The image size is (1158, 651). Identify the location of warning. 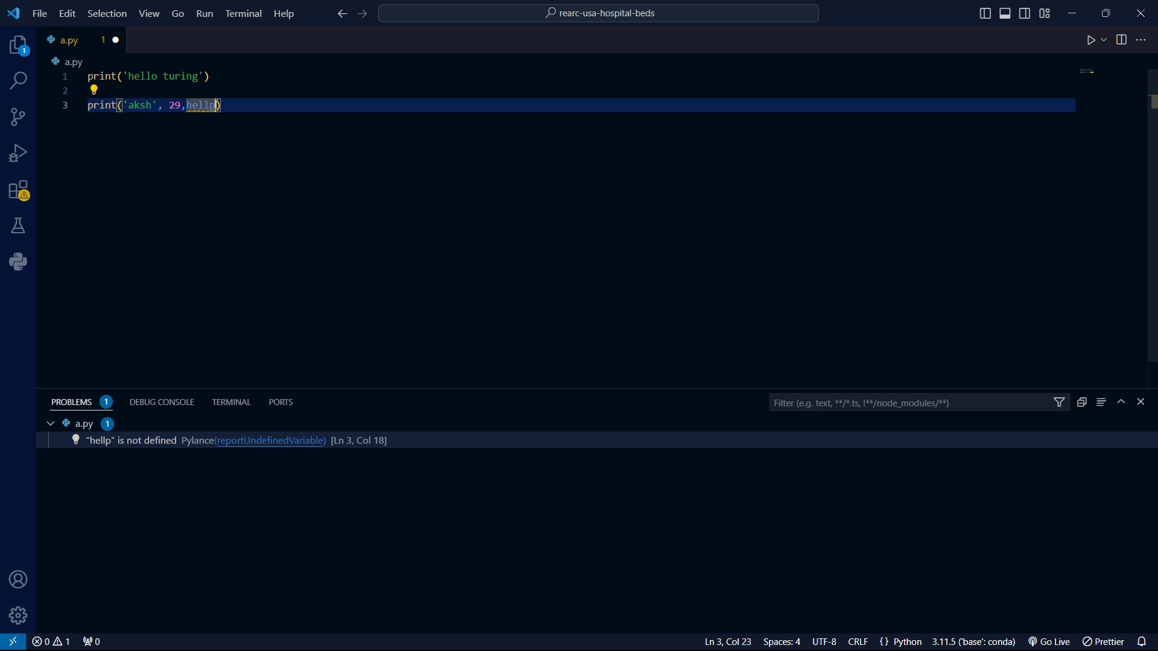
(19, 192).